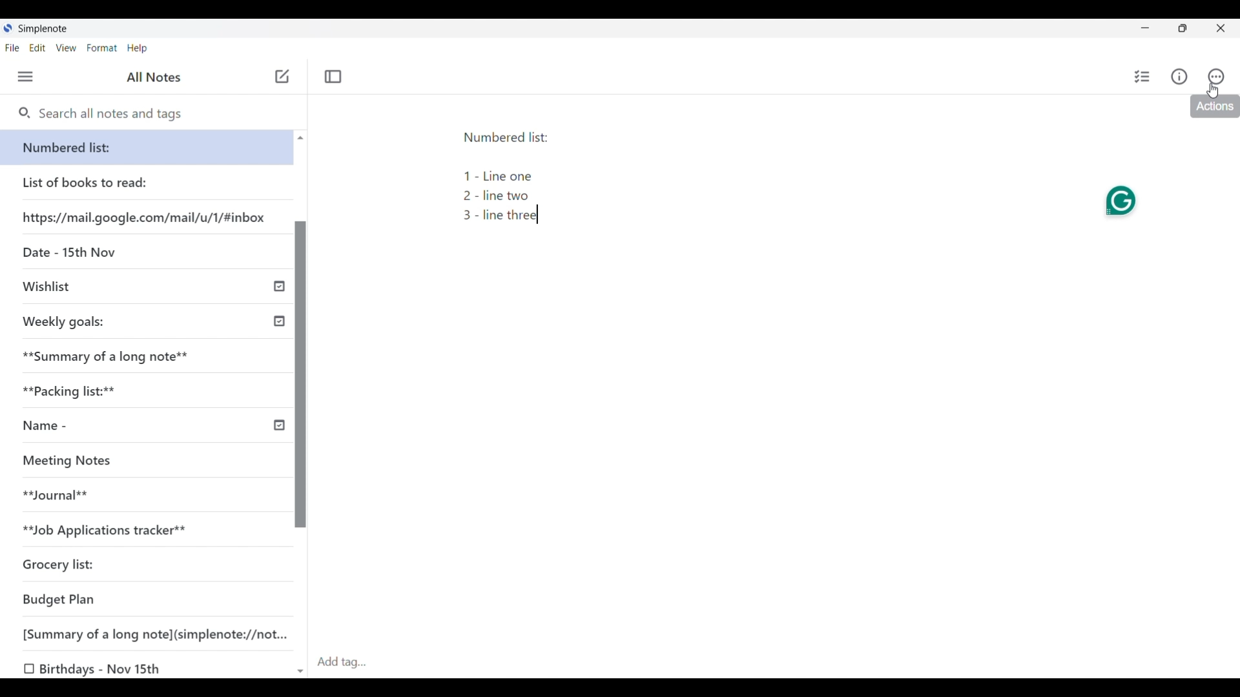 The width and height of the screenshot is (1240, 697). Describe the element at coordinates (74, 568) in the screenshot. I see `Grocery list:` at that location.